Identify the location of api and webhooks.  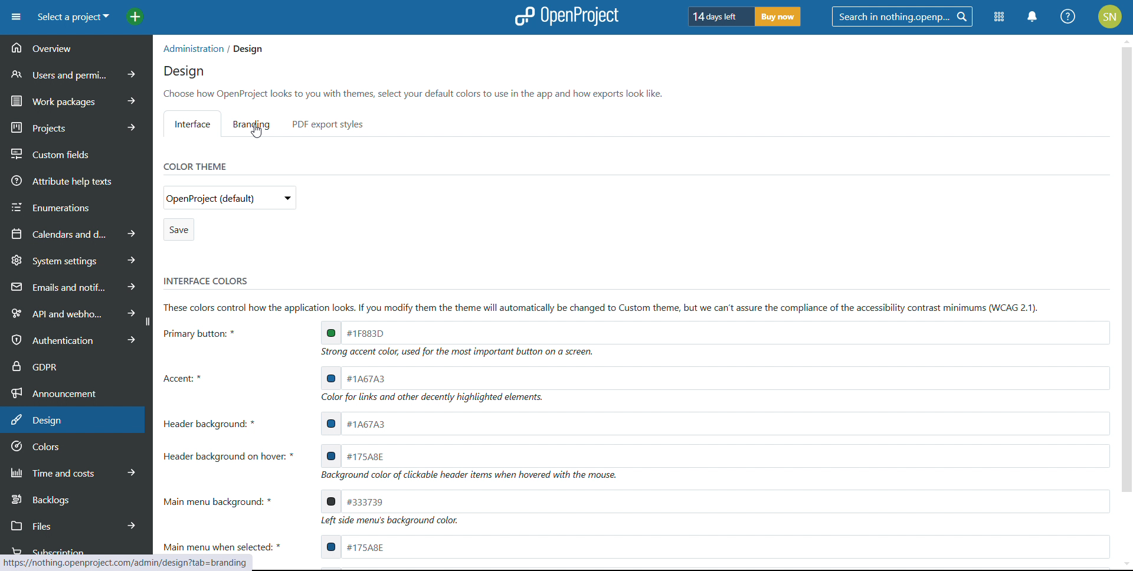
(70, 311).